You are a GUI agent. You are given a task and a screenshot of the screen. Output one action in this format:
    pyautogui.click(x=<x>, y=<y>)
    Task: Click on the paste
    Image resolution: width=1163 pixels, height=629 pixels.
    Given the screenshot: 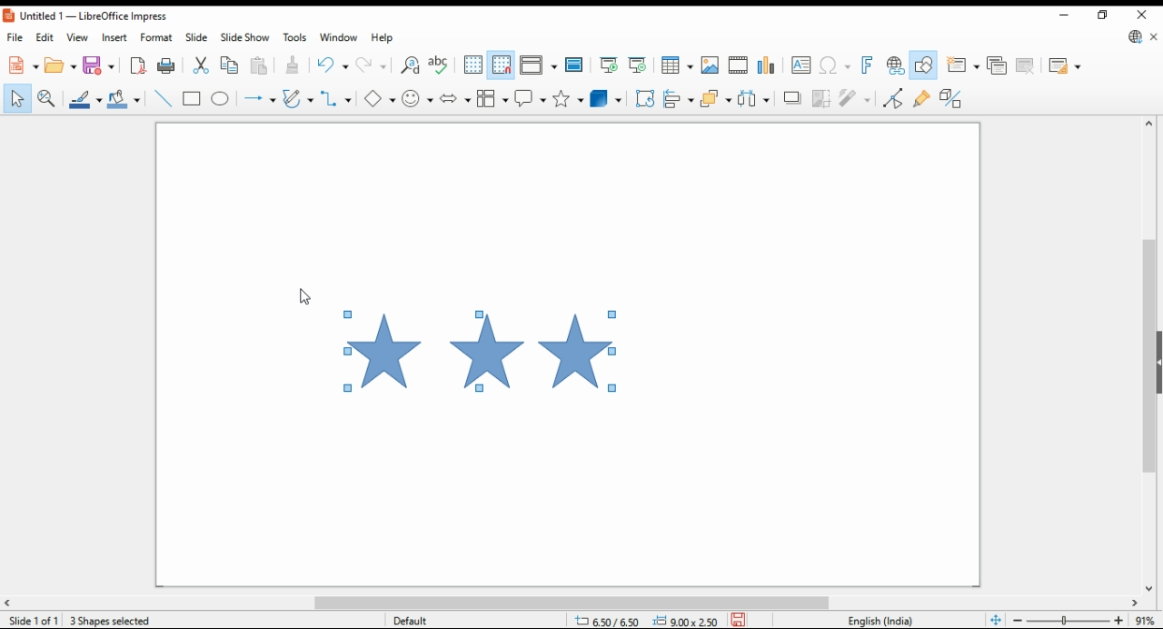 What is the action you would take?
    pyautogui.click(x=295, y=64)
    